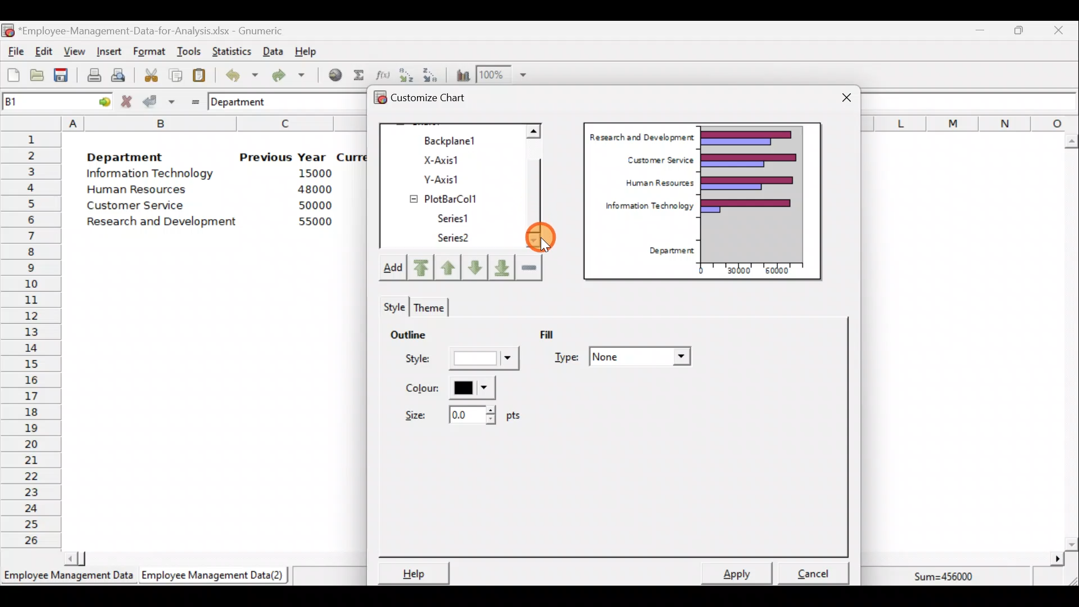 This screenshot has width=1079, height=607. Describe the element at coordinates (311, 173) in the screenshot. I see `15000` at that location.